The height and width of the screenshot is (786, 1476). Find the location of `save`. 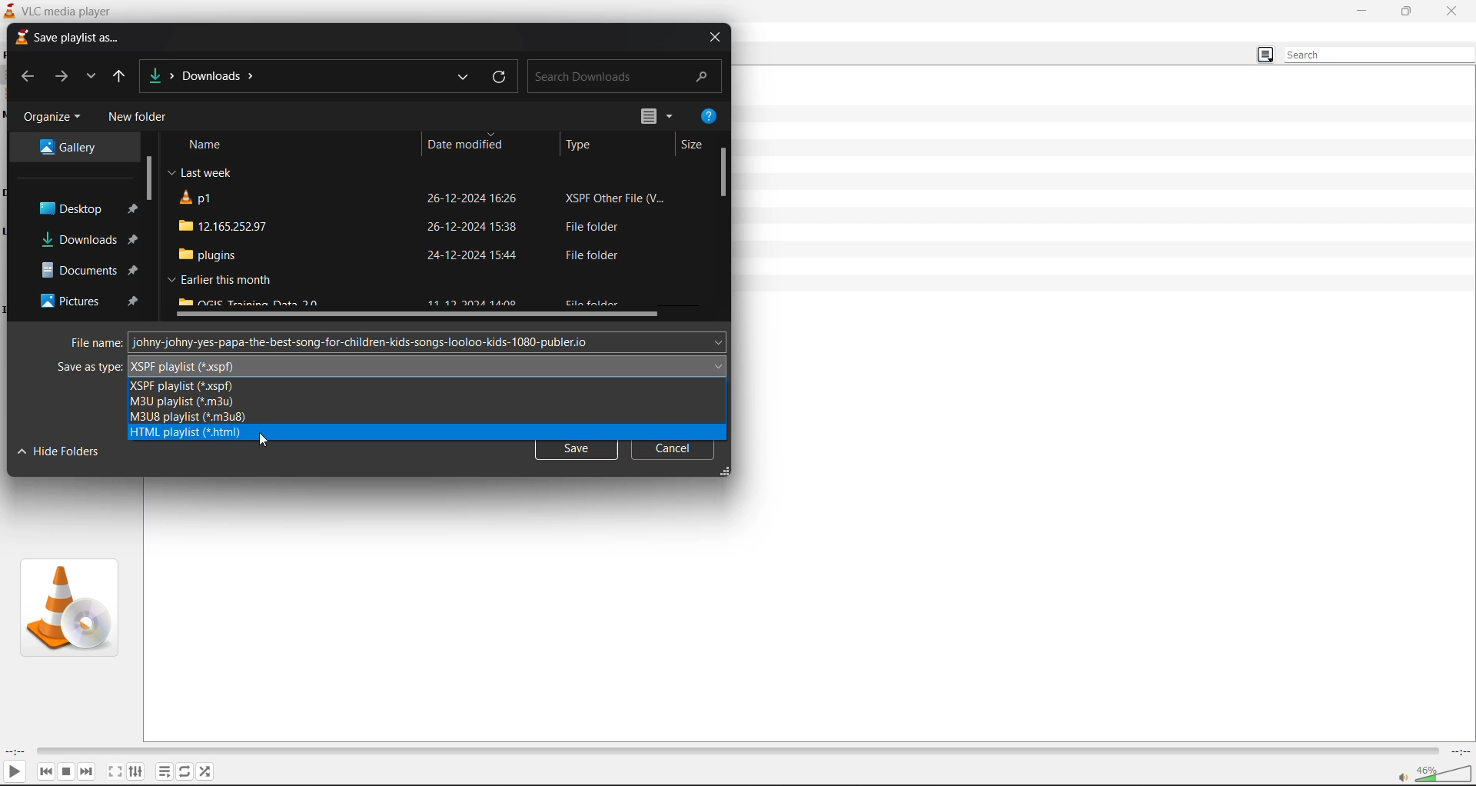

save is located at coordinates (577, 452).